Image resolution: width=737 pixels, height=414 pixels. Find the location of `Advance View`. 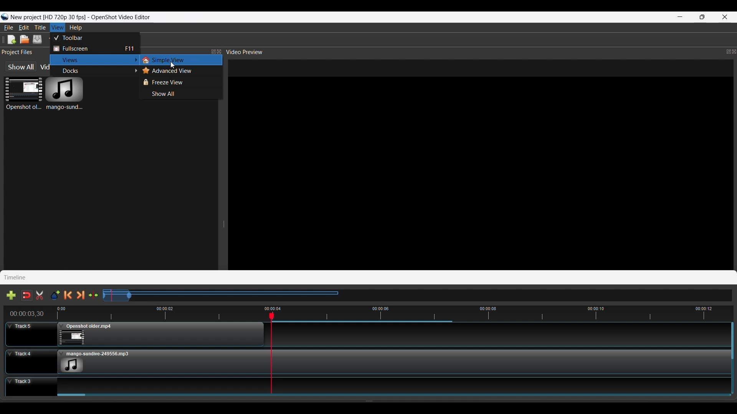

Advance View is located at coordinates (179, 71).